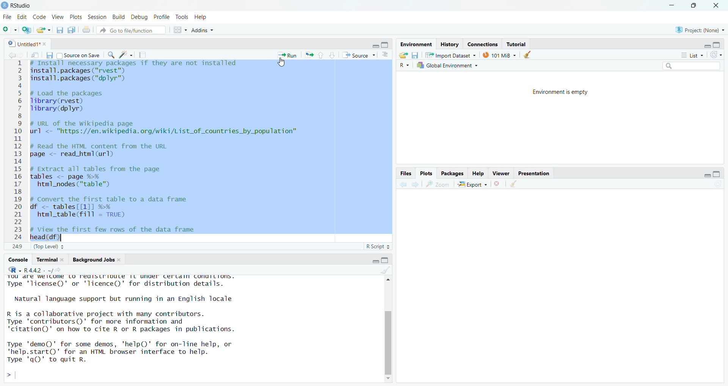 The image size is (728, 386). What do you see at coordinates (11, 375) in the screenshot?
I see `start typing` at bounding box center [11, 375].